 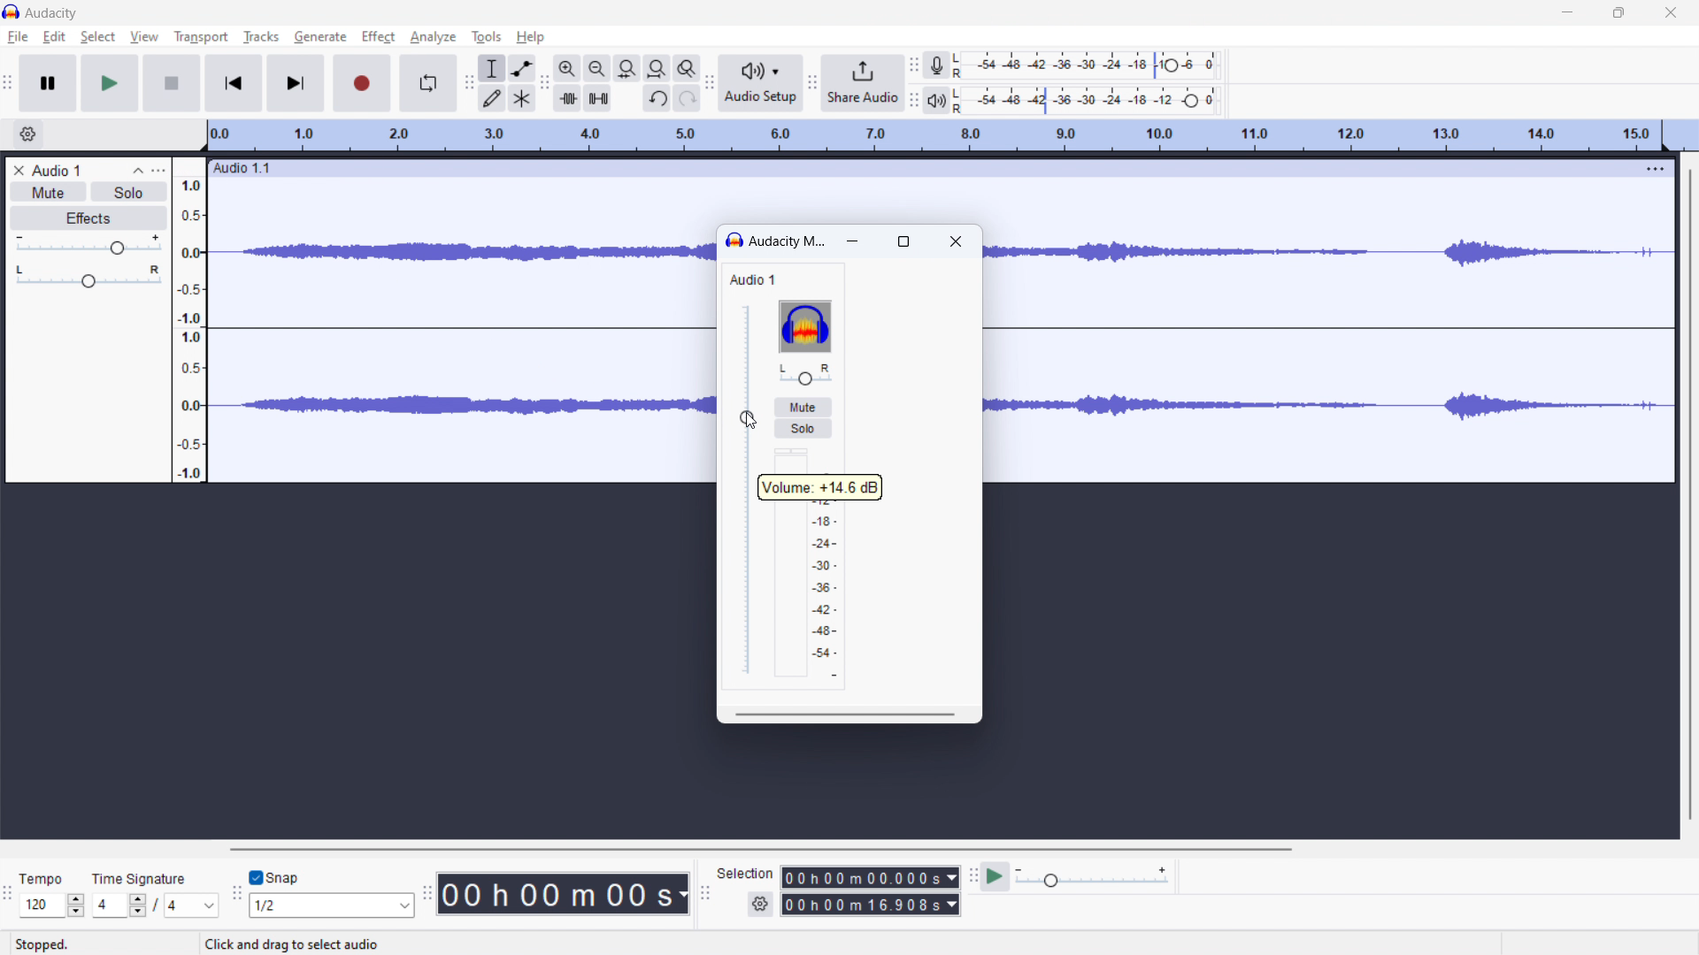 What do you see at coordinates (1570, 11) in the screenshot?
I see `minimize` at bounding box center [1570, 11].